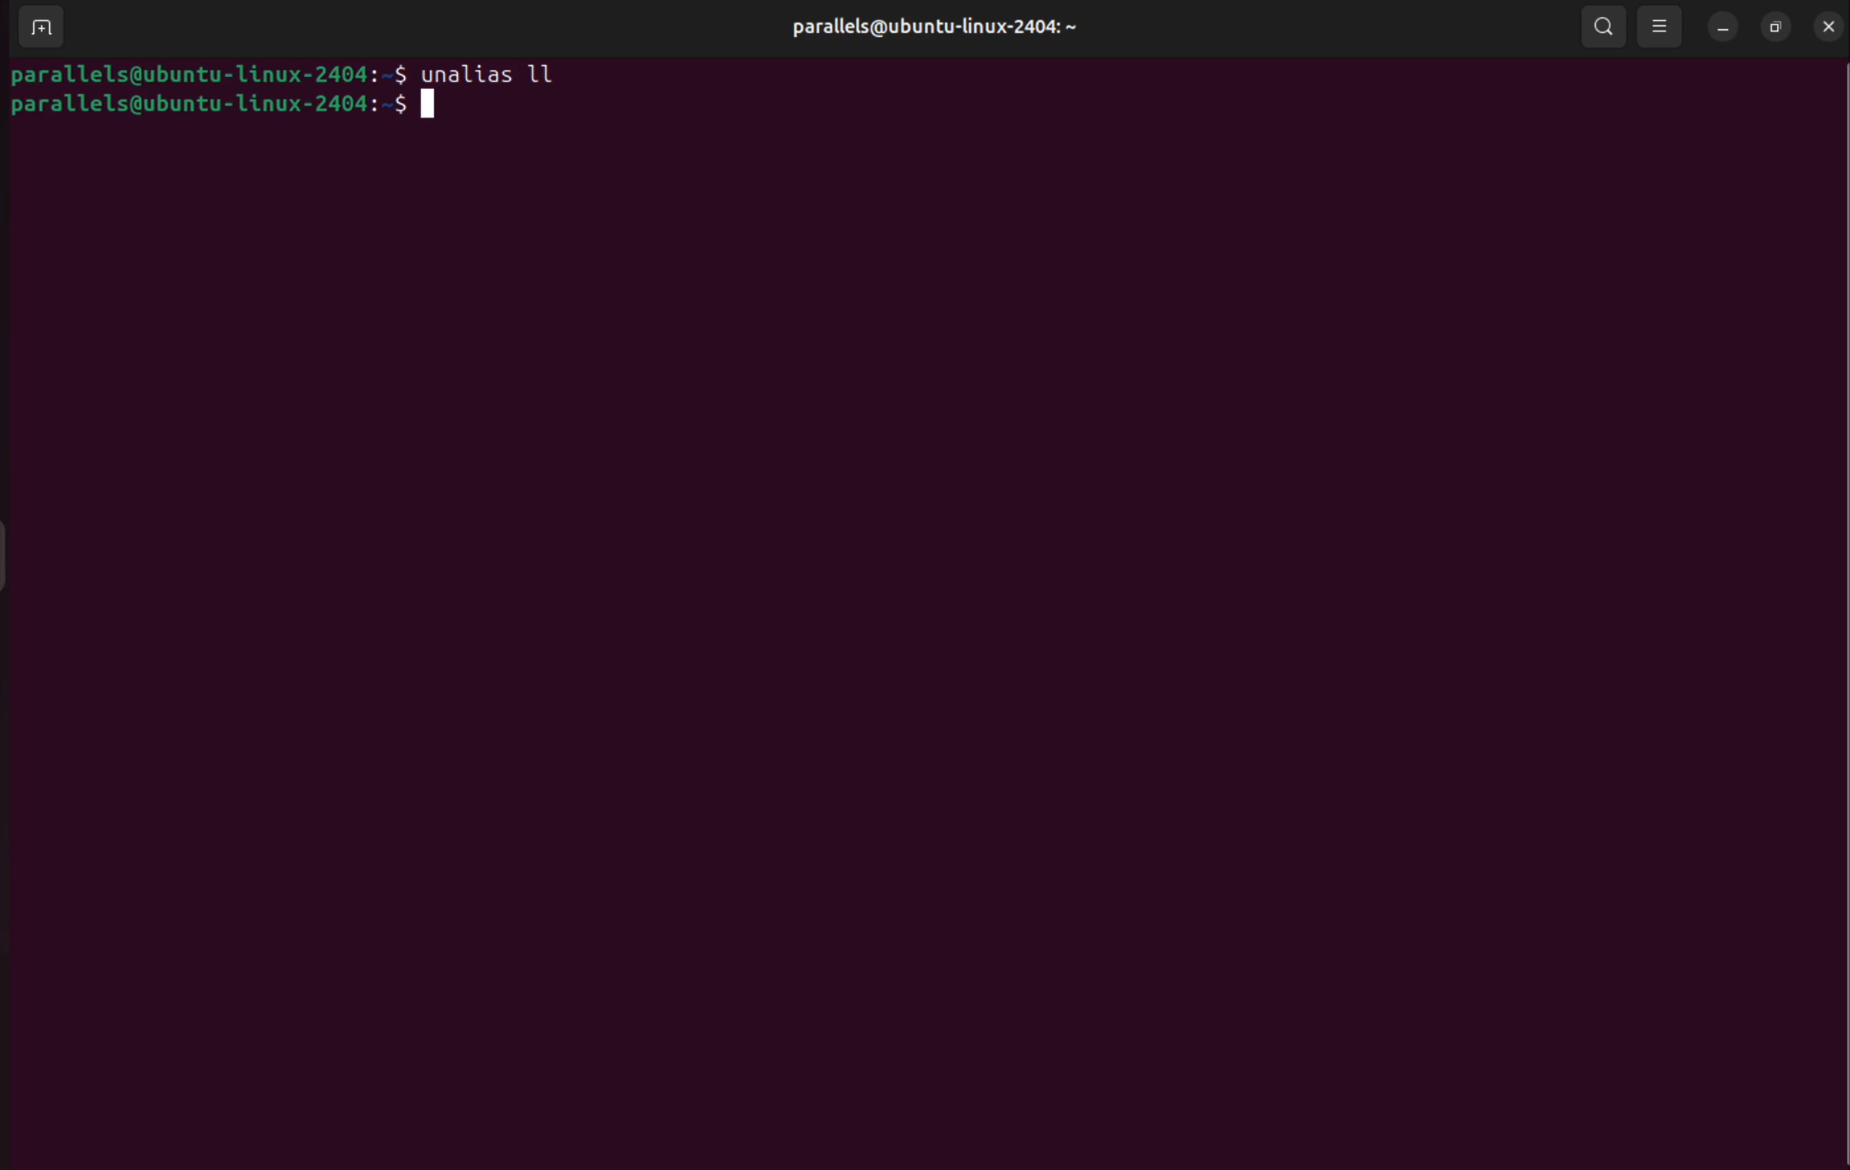  What do you see at coordinates (1600, 25) in the screenshot?
I see `search` at bounding box center [1600, 25].